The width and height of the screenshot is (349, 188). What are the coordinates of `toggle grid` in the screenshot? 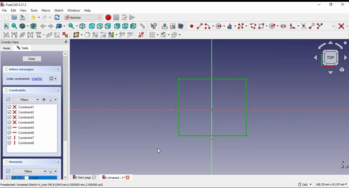 It's located at (154, 35).